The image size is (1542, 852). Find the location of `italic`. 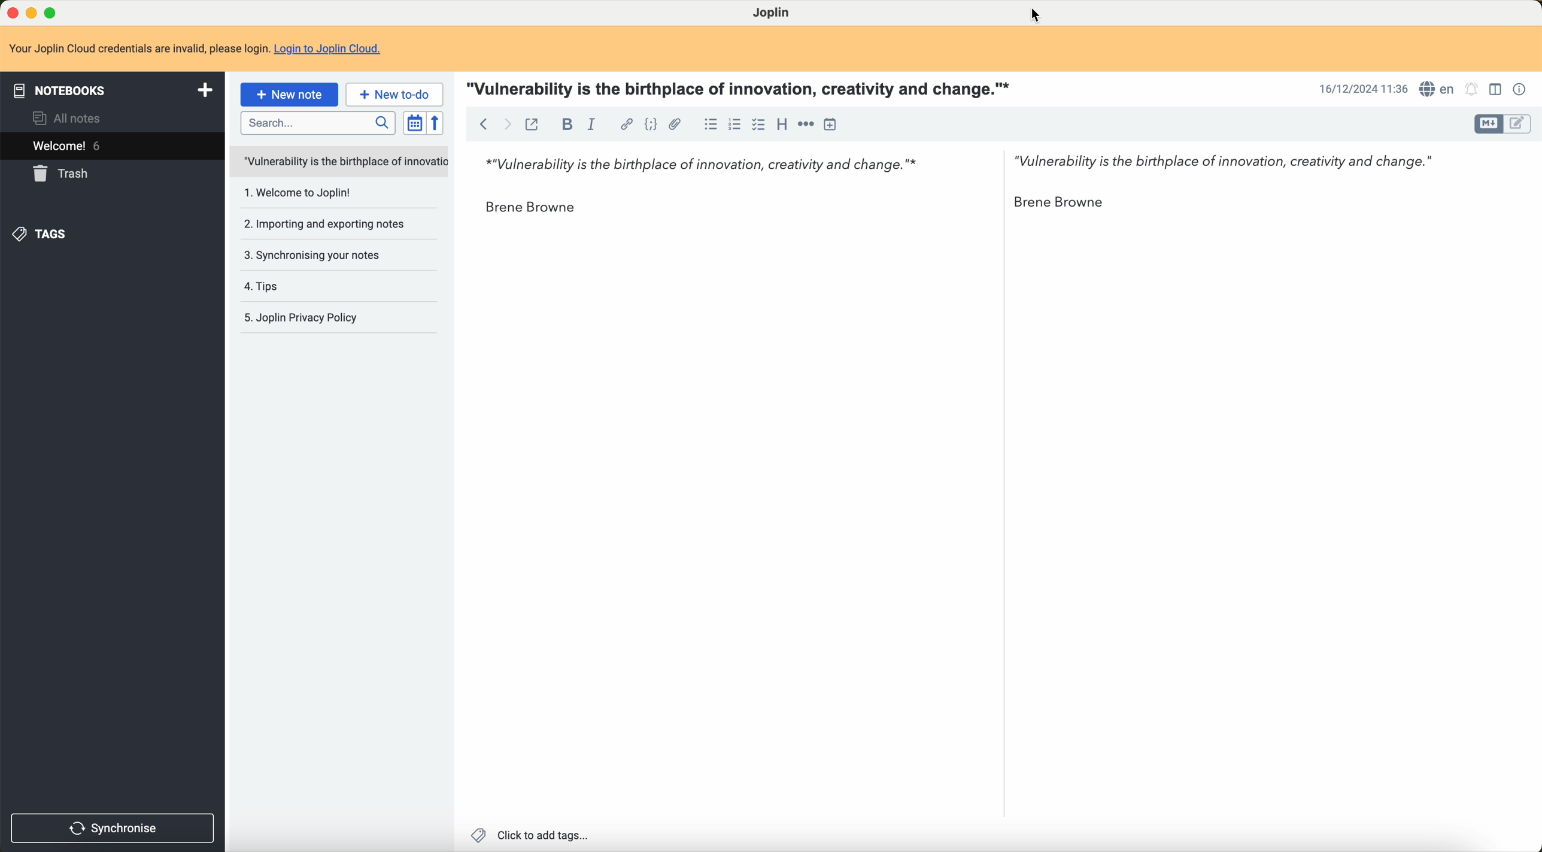

italic is located at coordinates (594, 124).